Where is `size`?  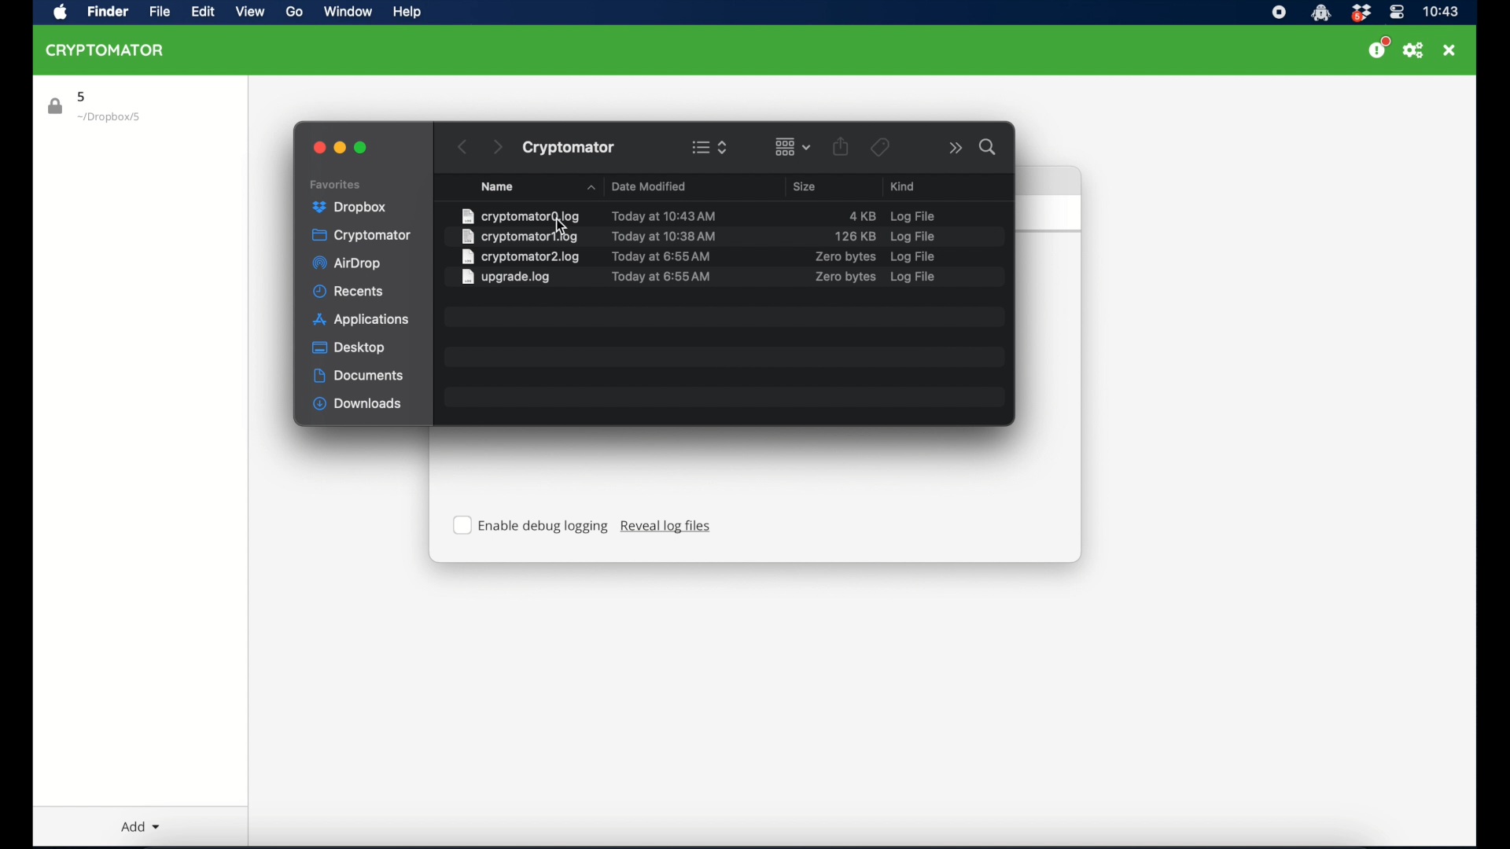
size is located at coordinates (805, 186).